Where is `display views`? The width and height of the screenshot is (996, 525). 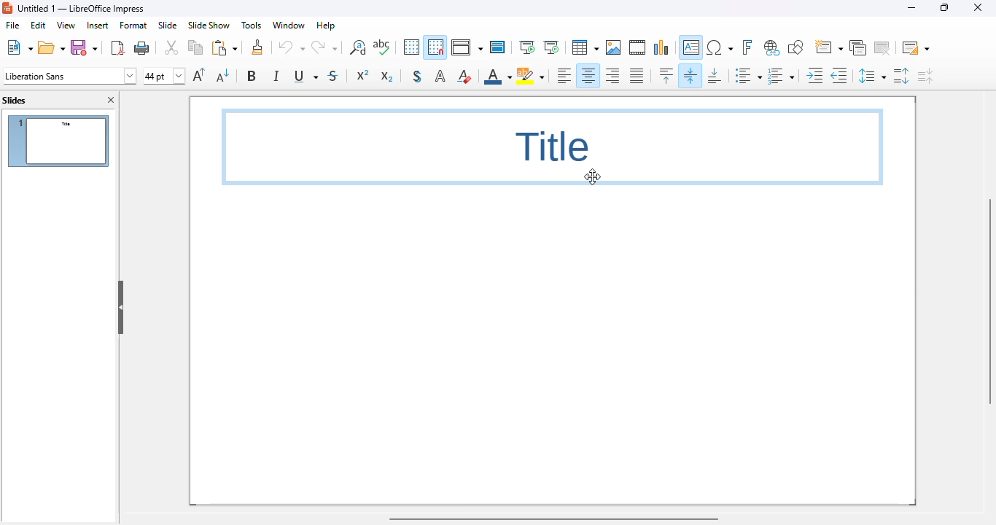
display views is located at coordinates (466, 47).